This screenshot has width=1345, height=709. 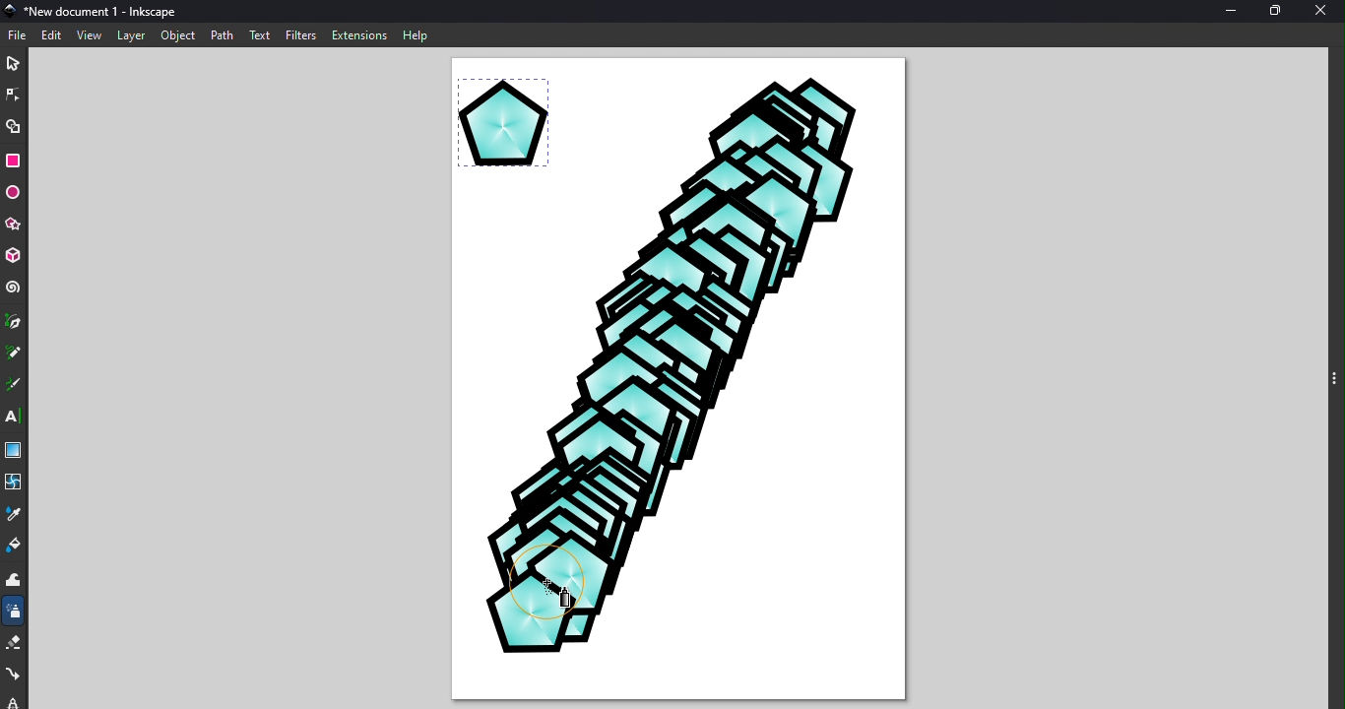 I want to click on Edit, so click(x=49, y=34).